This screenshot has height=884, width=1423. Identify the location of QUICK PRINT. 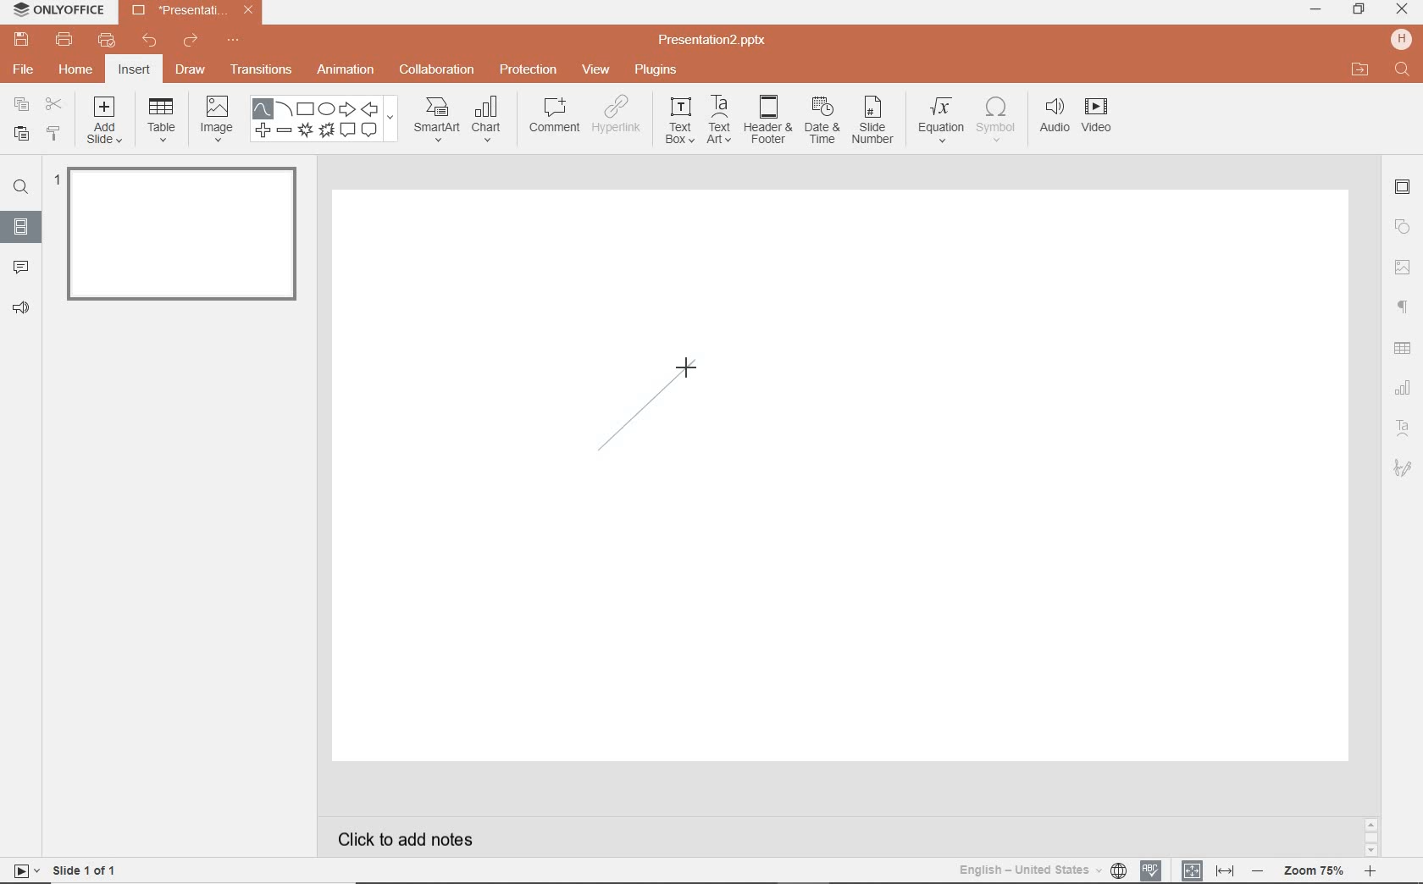
(105, 41).